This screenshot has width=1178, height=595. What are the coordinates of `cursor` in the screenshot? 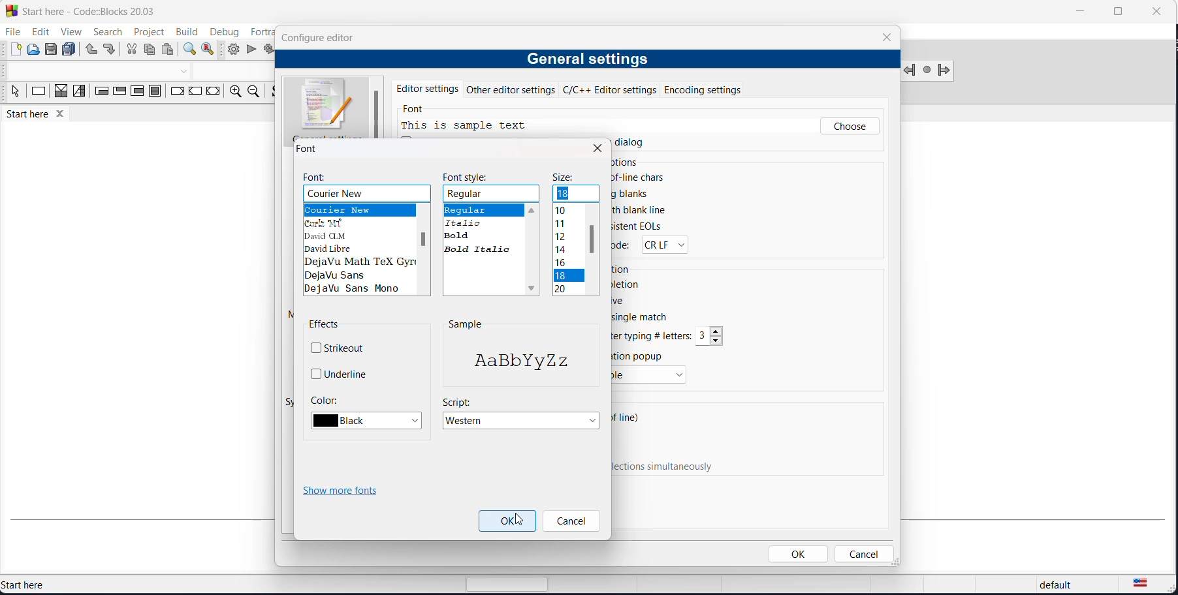 It's located at (836, 130).